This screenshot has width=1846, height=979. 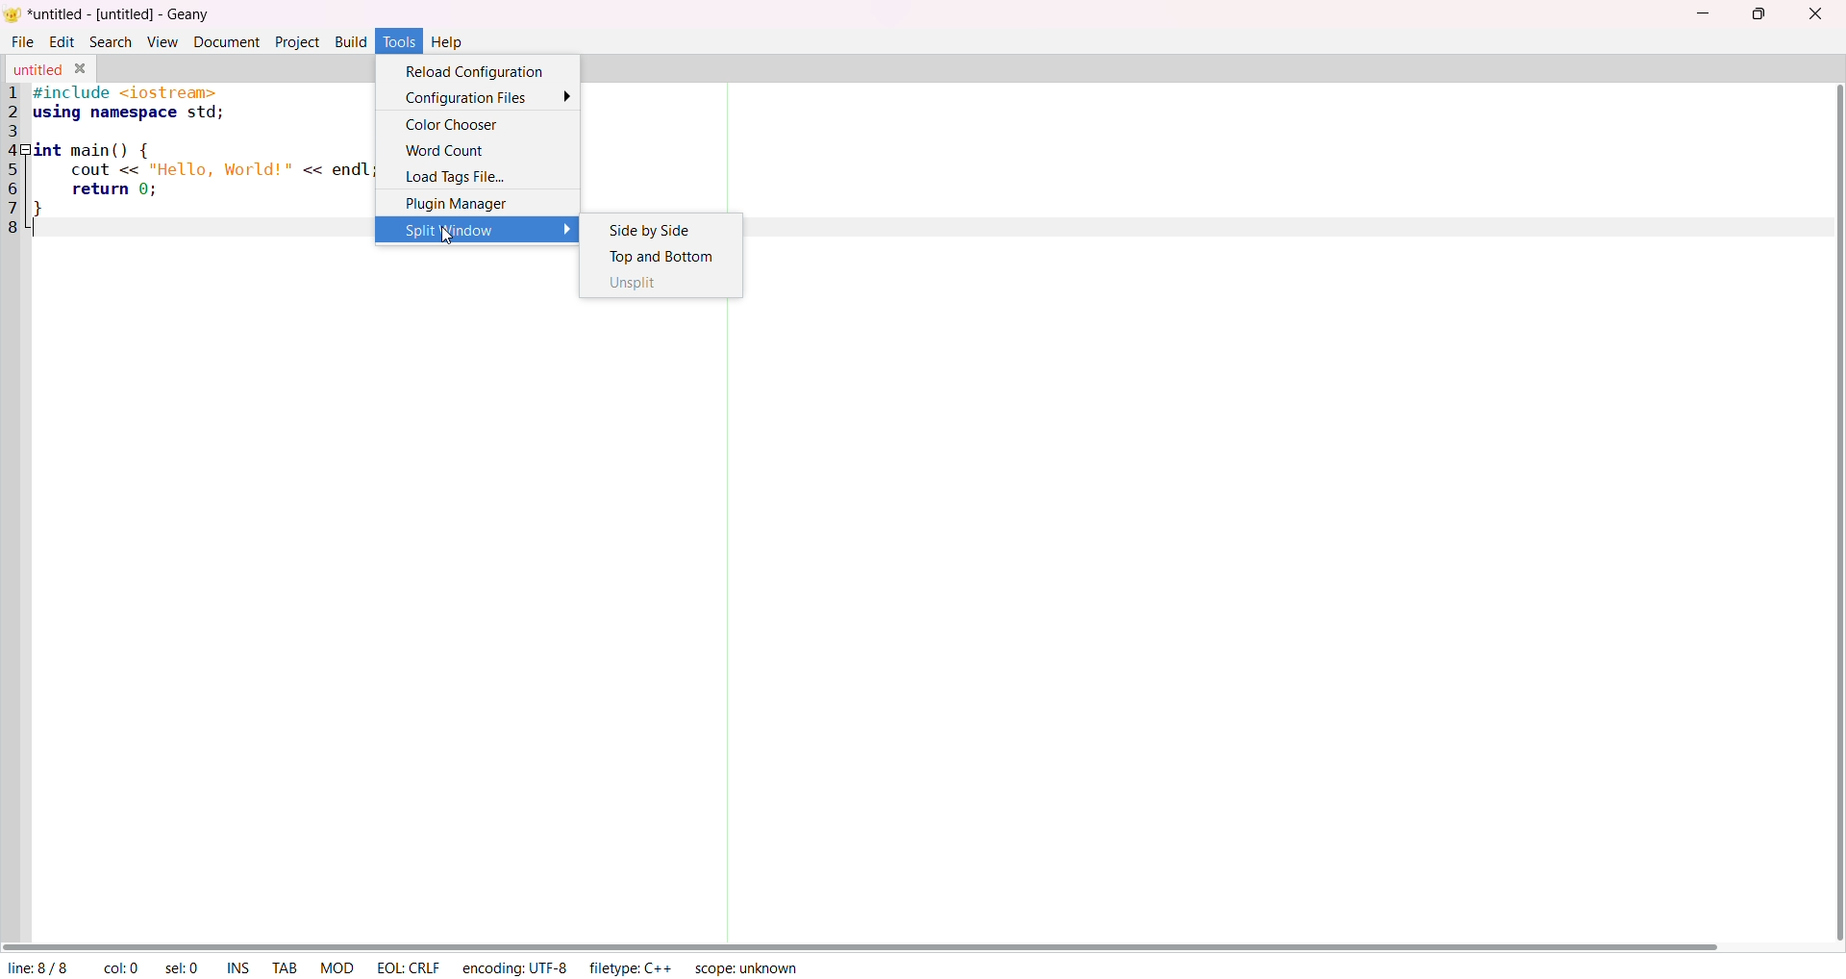 I want to click on Build, so click(x=350, y=41).